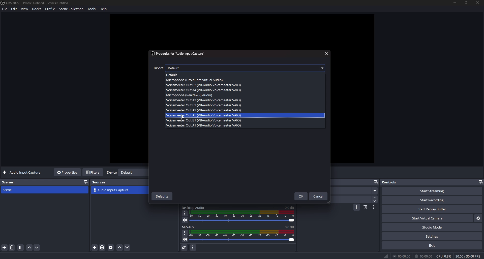 This screenshot has width=484, height=259. Describe the element at coordinates (13, 190) in the screenshot. I see `scene` at that location.